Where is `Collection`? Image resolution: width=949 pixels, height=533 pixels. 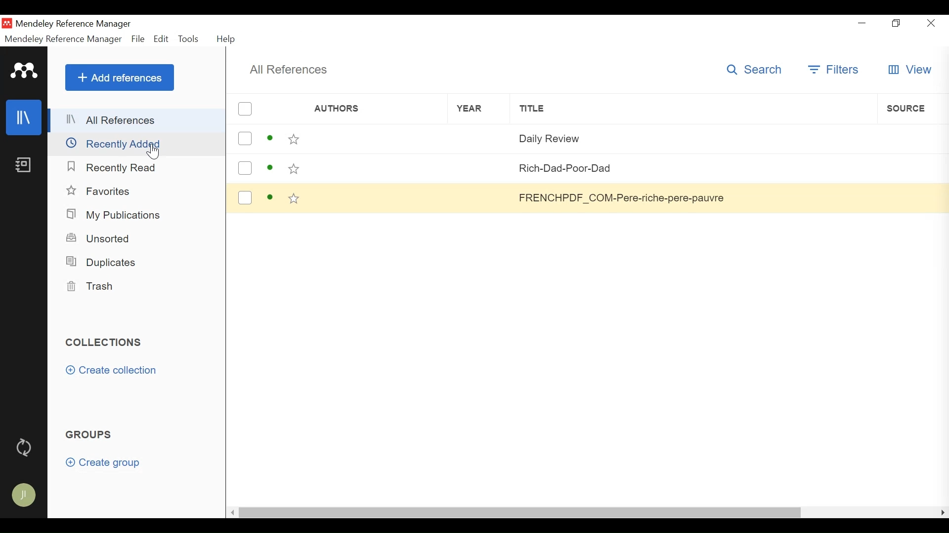
Collection is located at coordinates (105, 343).